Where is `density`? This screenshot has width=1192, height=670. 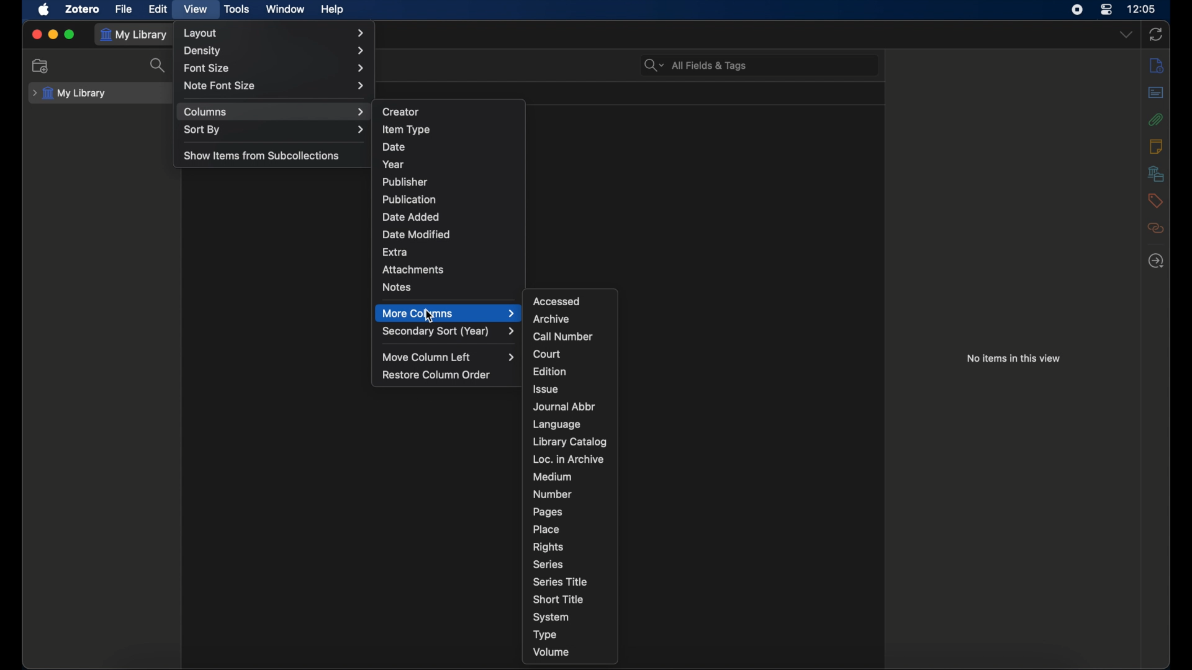 density is located at coordinates (273, 51).